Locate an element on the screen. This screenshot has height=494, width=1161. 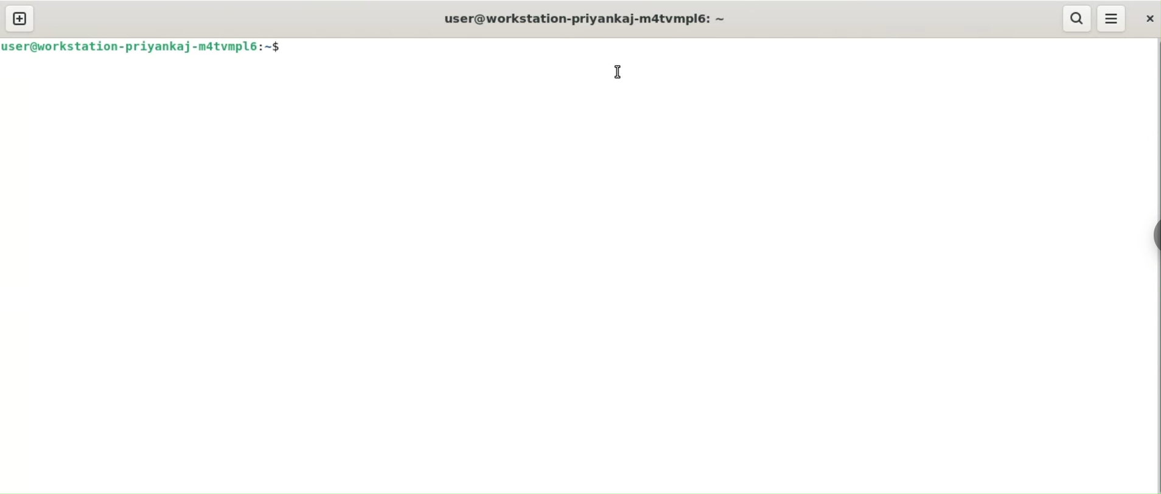
sidebar is located at coordinates (1154, 233).